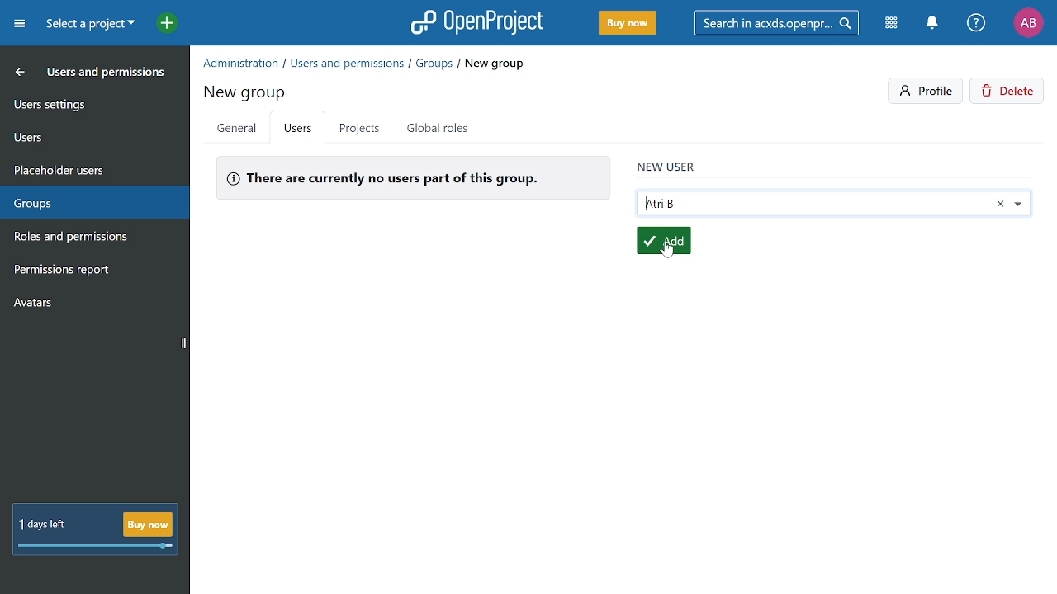  Describe the element at coordinates (782, 22) in the screenshot. I see `Search` at that location.